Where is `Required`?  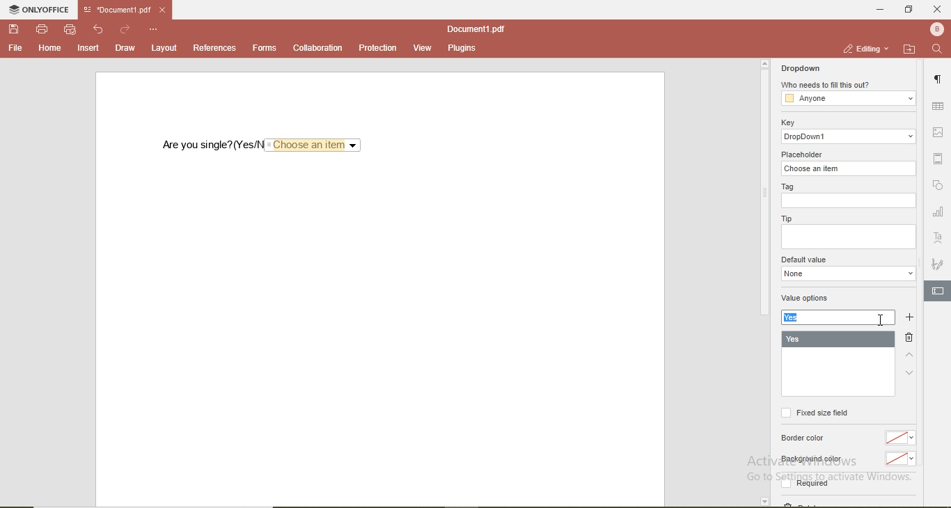 Required is located at coordinates (806, 483).